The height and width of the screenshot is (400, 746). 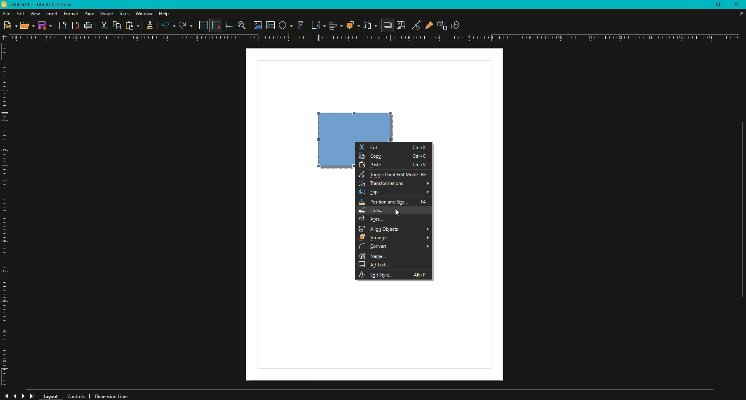 I want to click on File, so click(x=6, y=13).